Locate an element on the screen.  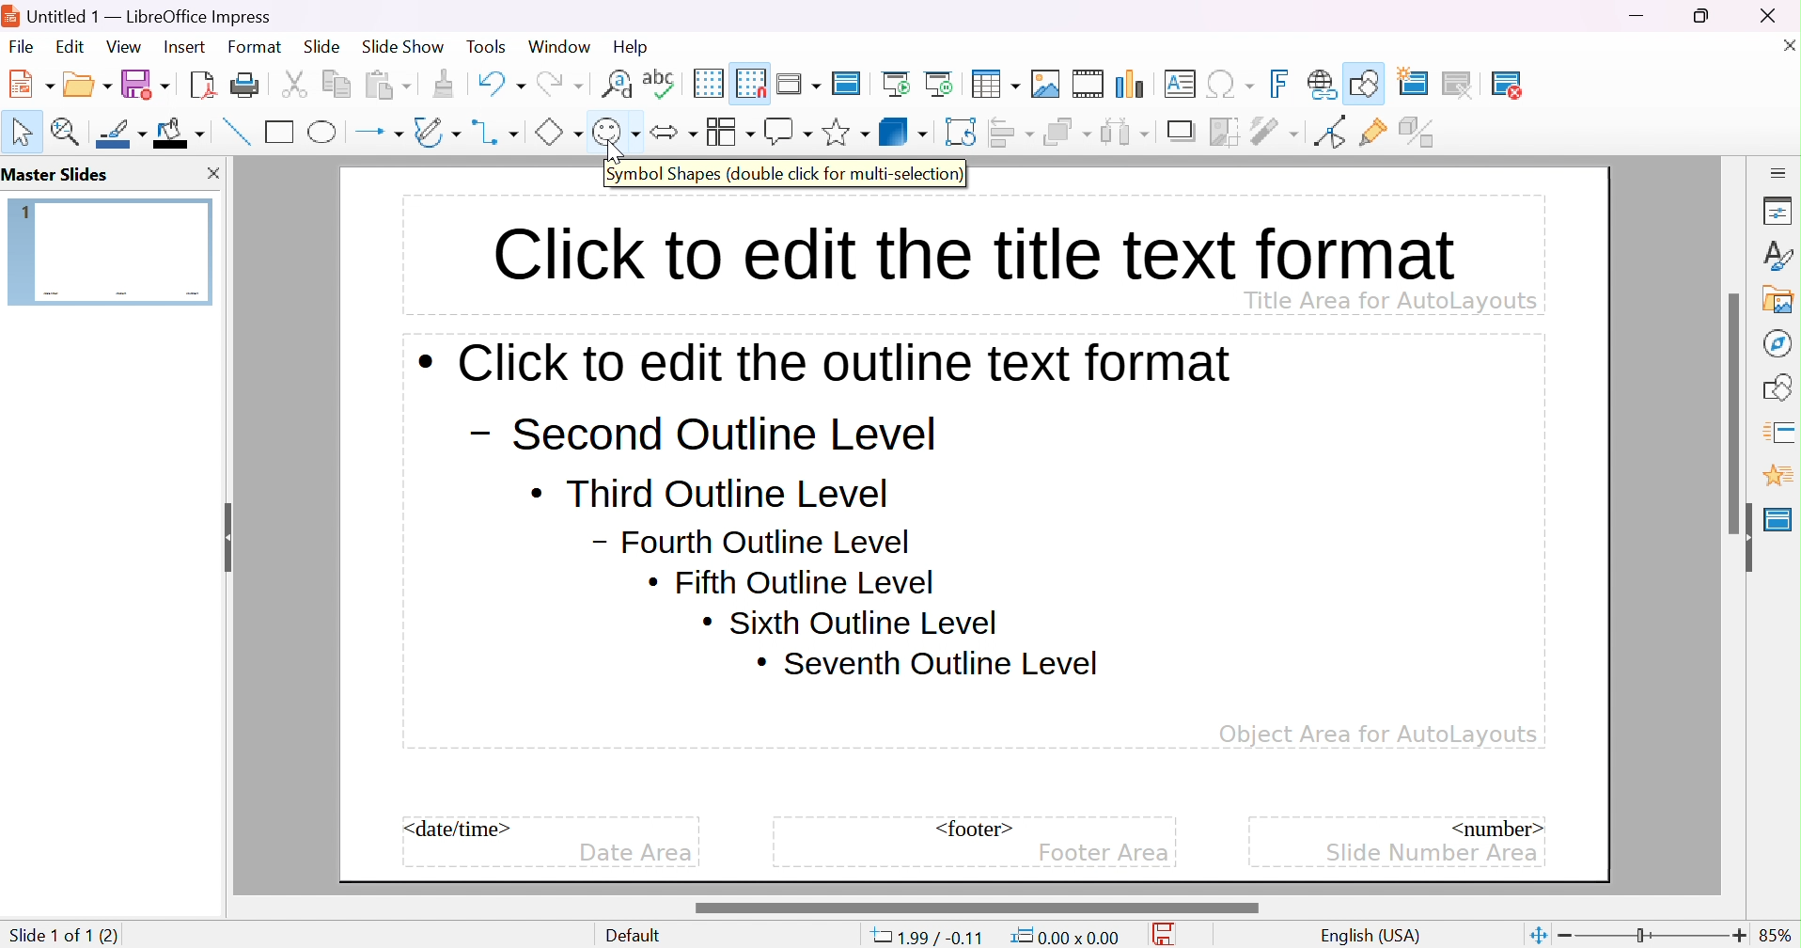
rotate is located at coordinates (963, 132).